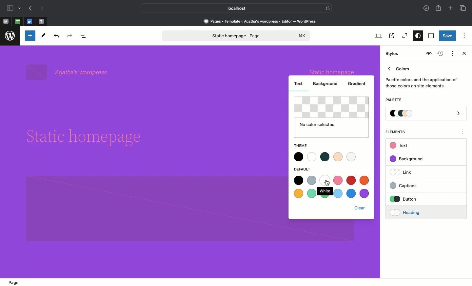  What do you see at coordinates (42, 9) in the screenshot?
I see `Next page` at bounding box center [42, 9].